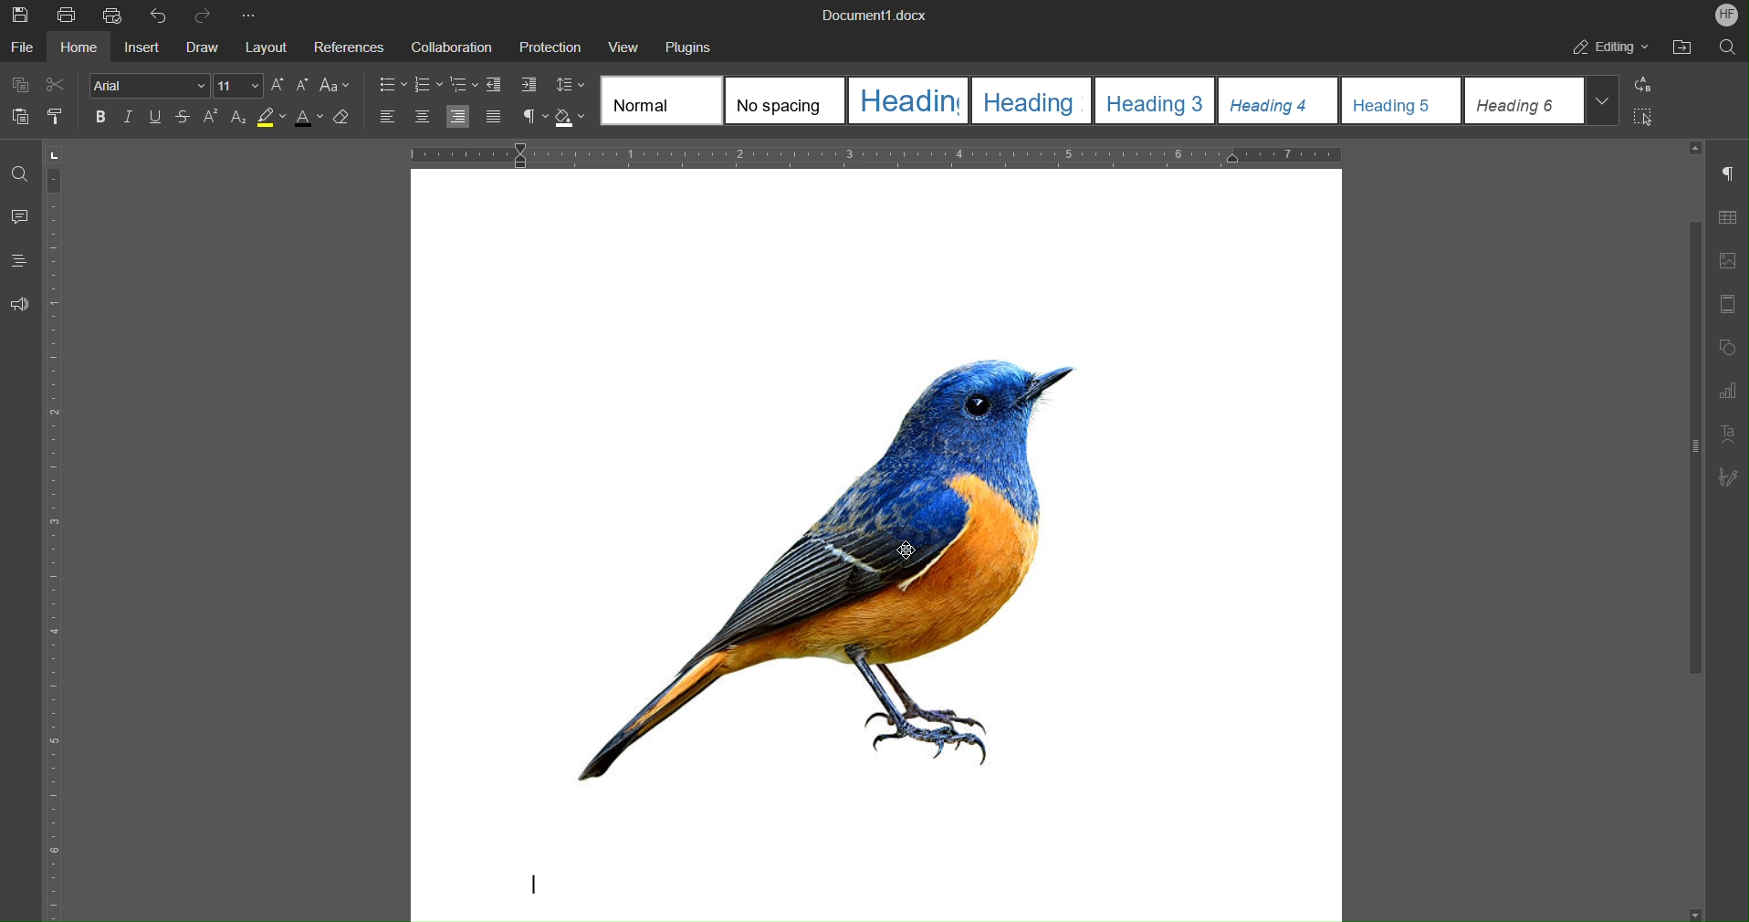 Image resolution: width=1749 pixels, height=922 pixels. I want to click on Account, so click(1728, 14).